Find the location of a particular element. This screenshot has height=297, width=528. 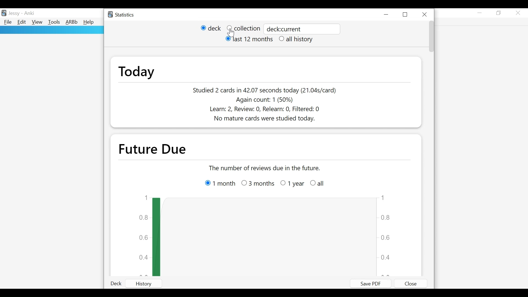

deck:current is located at coordinates (301, 29).